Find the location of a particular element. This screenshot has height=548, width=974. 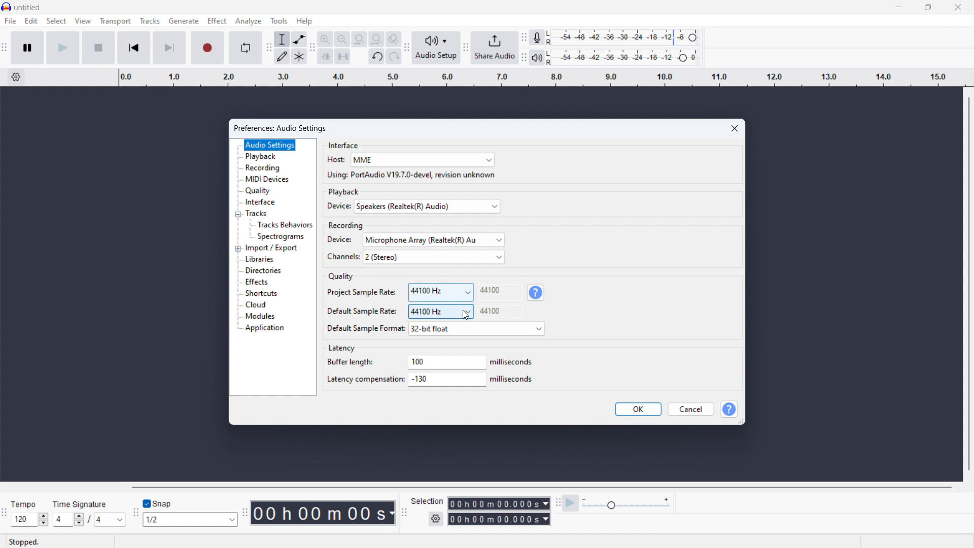

Time signature is located at coordinates (82, 503).